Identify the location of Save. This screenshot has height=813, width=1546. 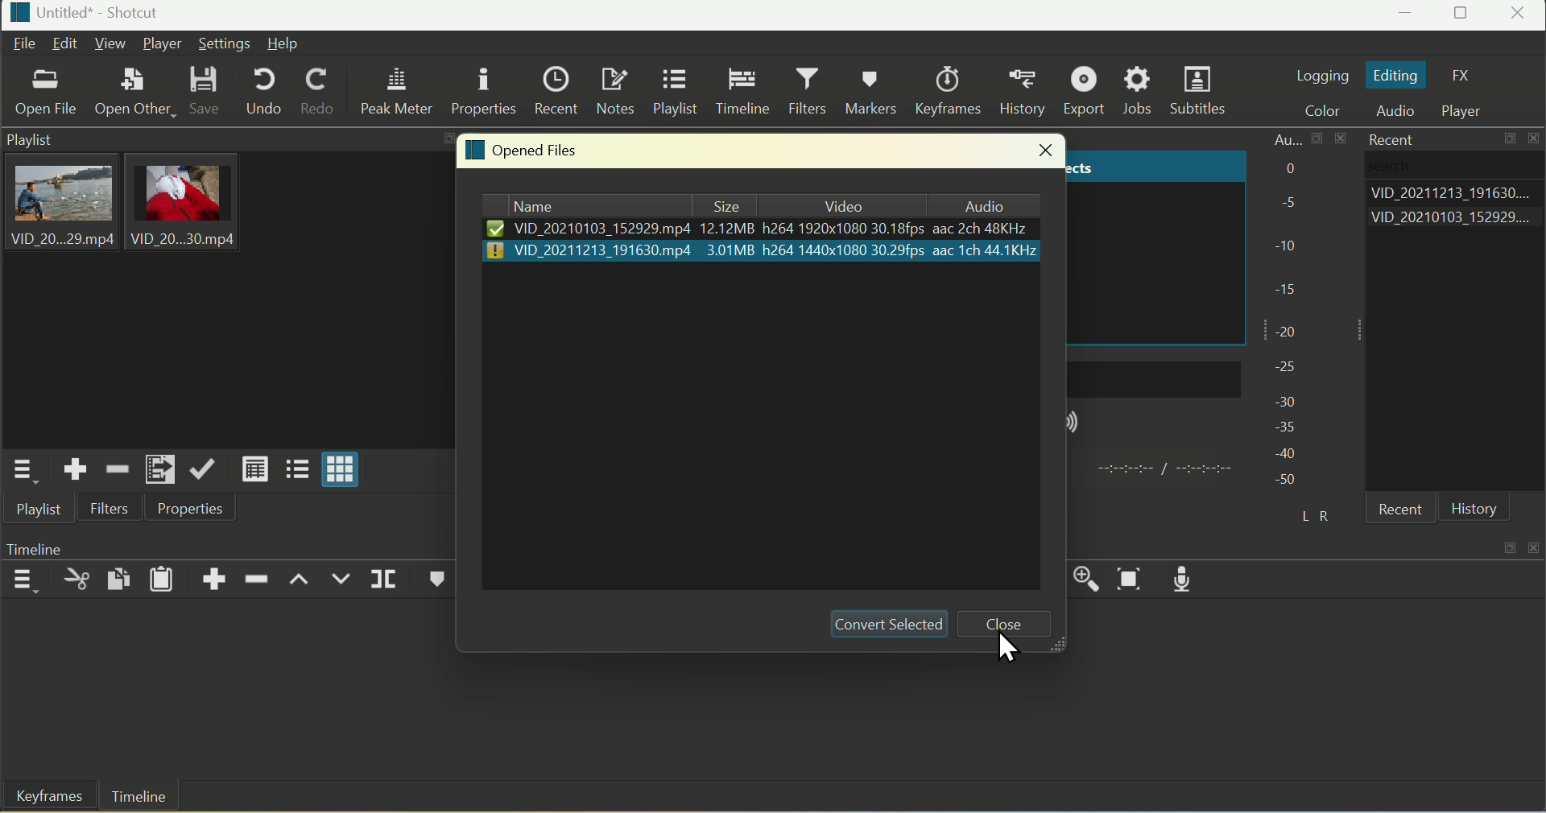
(206, 91).